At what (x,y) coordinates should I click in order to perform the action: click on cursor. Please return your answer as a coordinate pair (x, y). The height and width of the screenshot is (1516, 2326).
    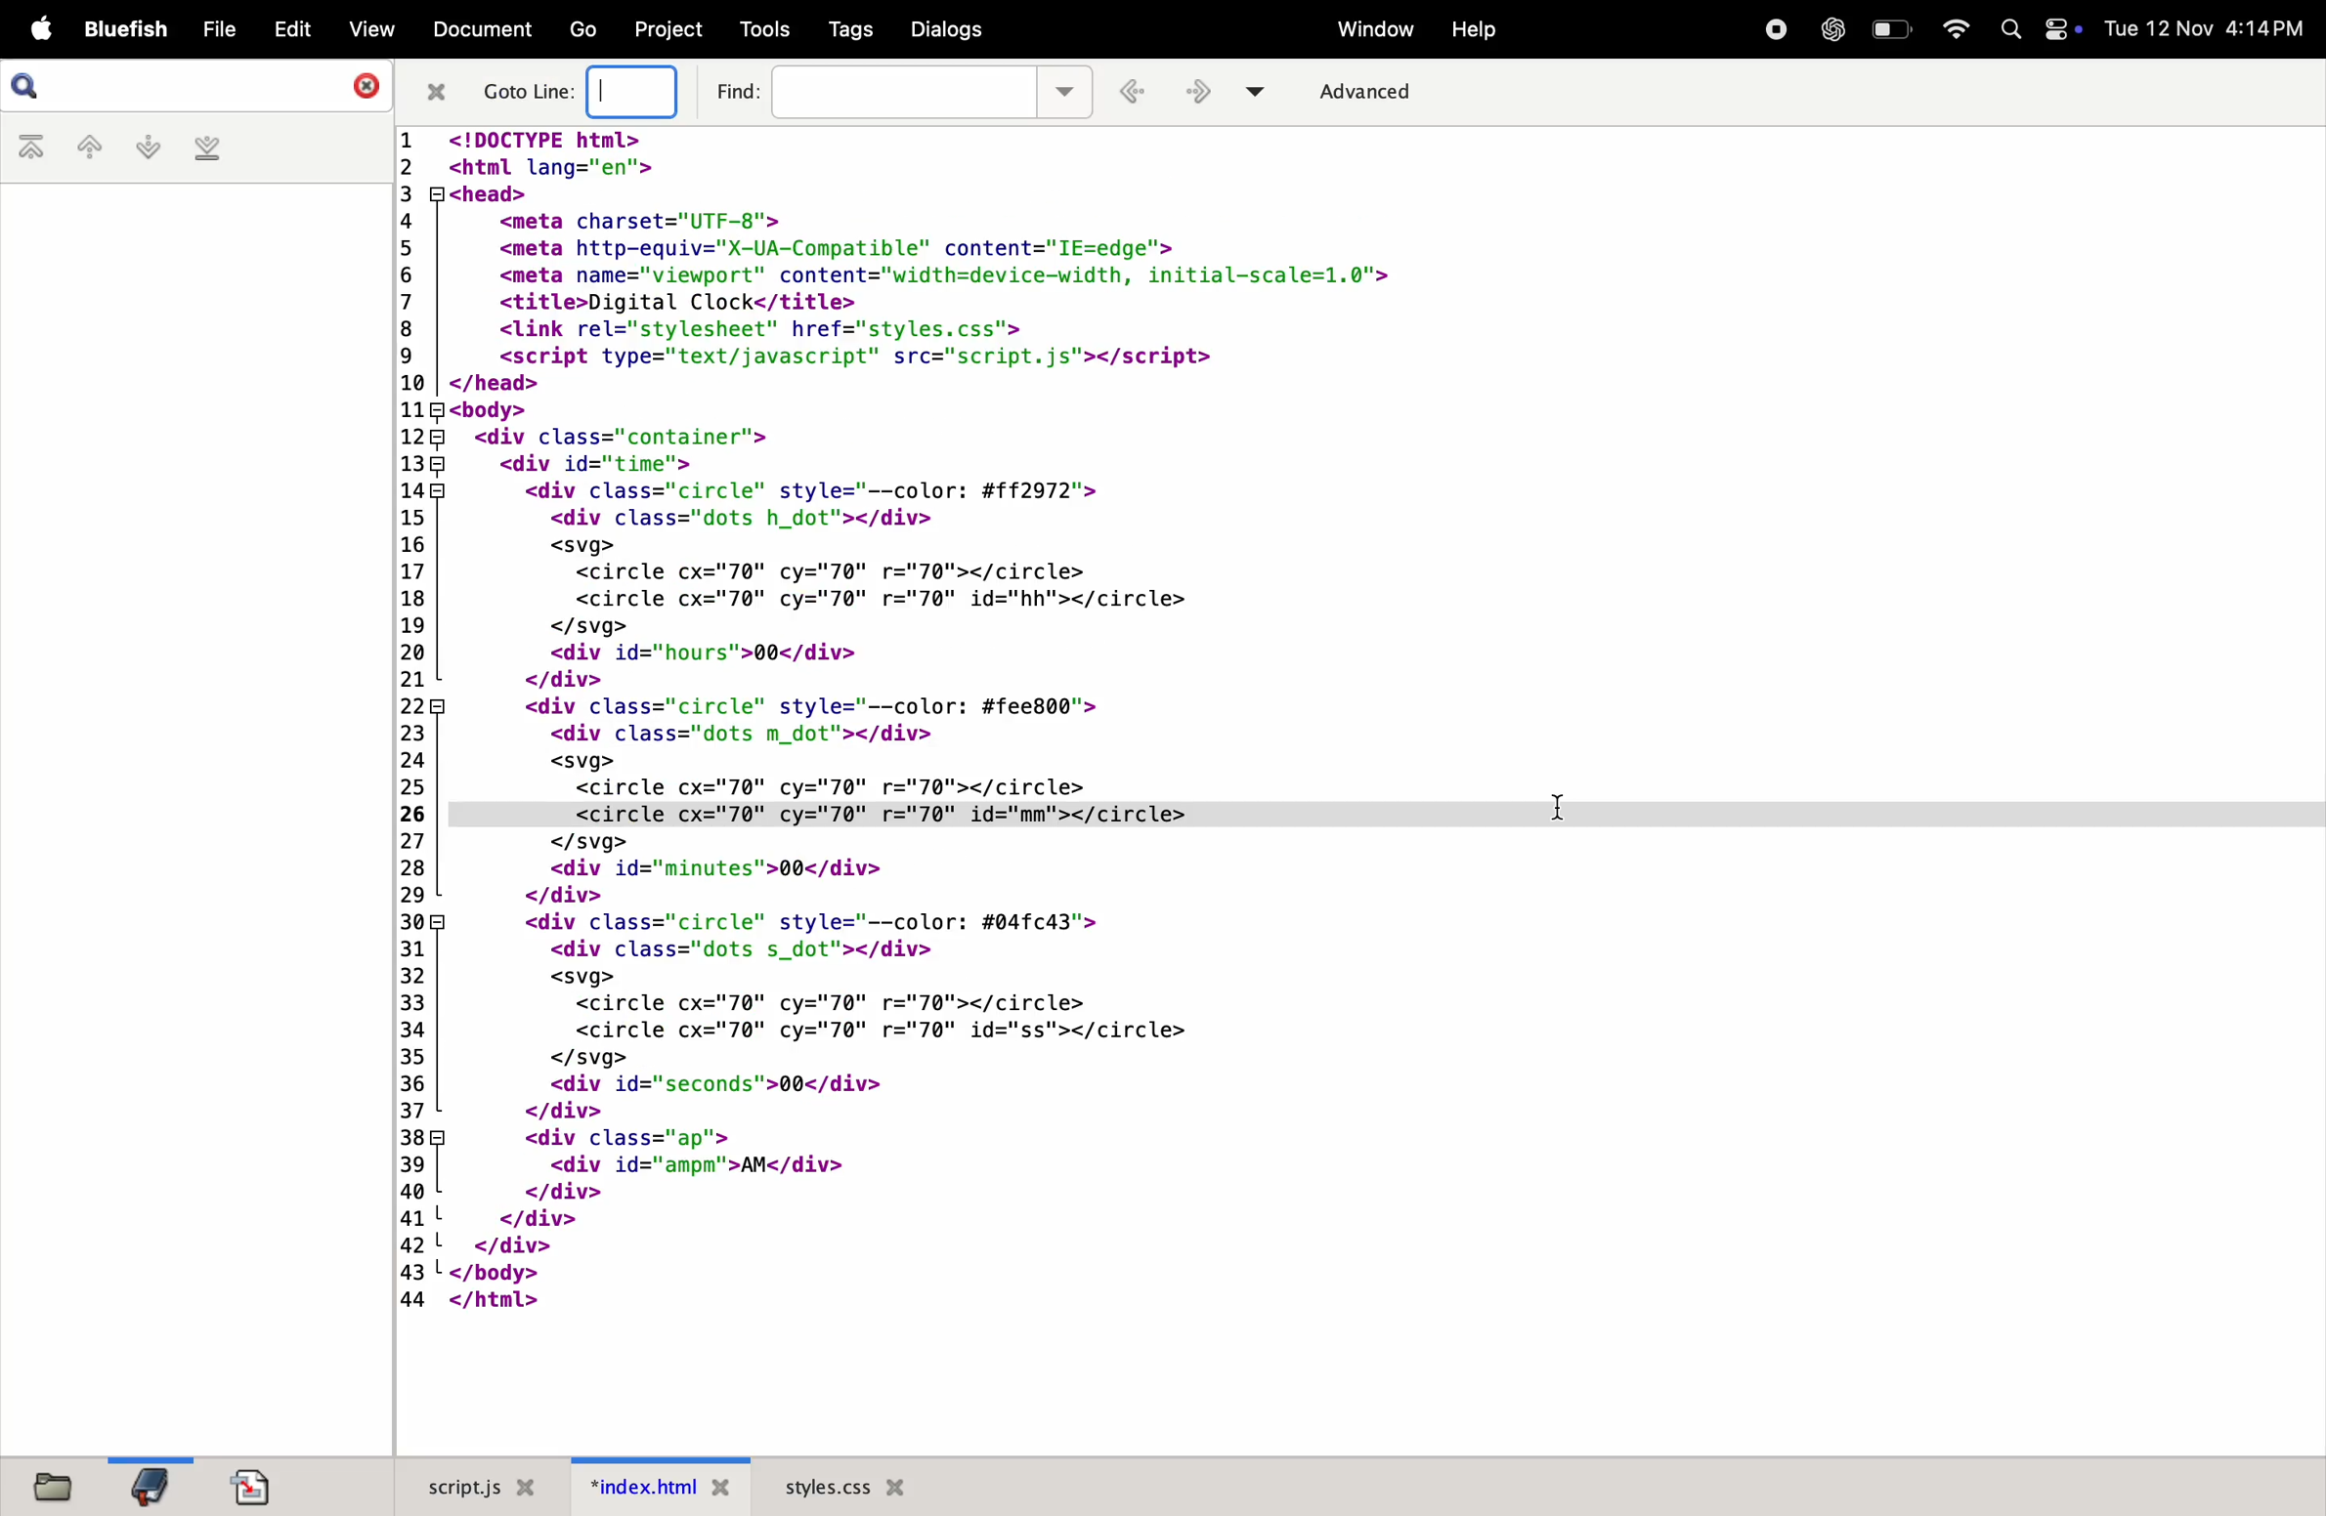
    Looking at the image, I should click on (1559, 809).